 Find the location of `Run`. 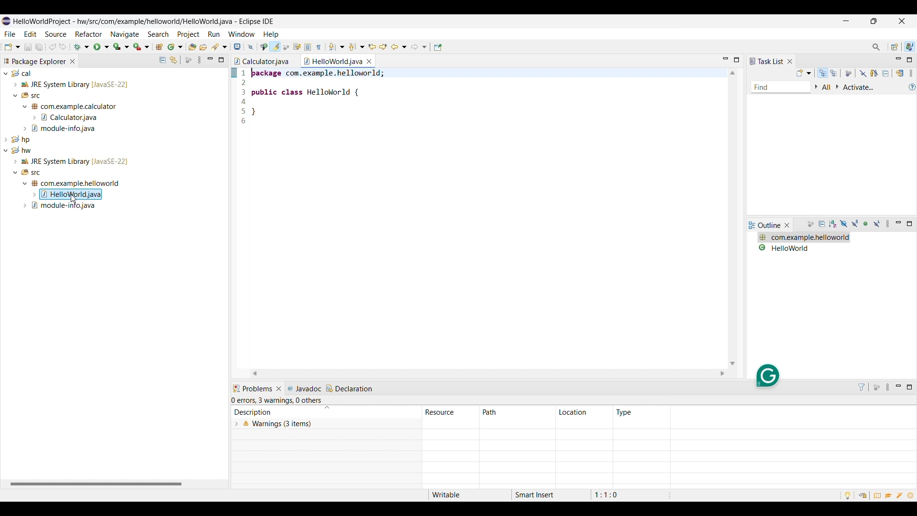

Run is located at coordinates (213, 34).